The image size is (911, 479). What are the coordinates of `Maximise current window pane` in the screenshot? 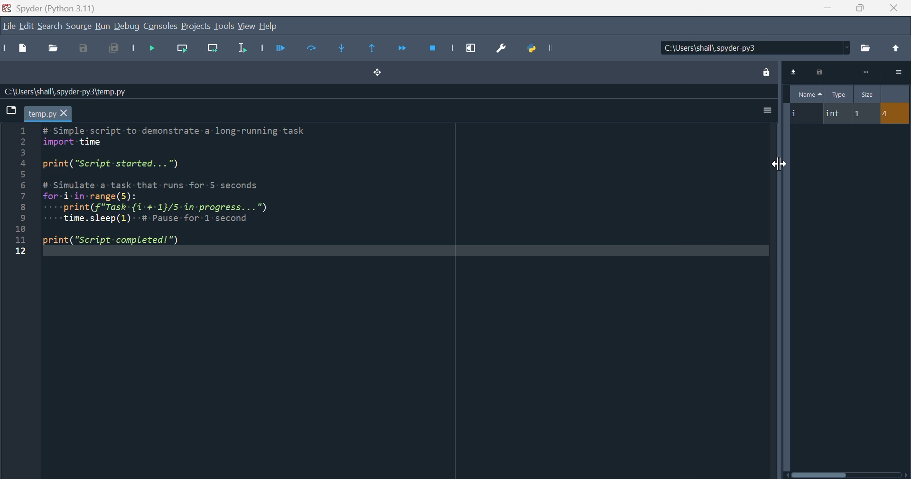 It's located at (474, 48).